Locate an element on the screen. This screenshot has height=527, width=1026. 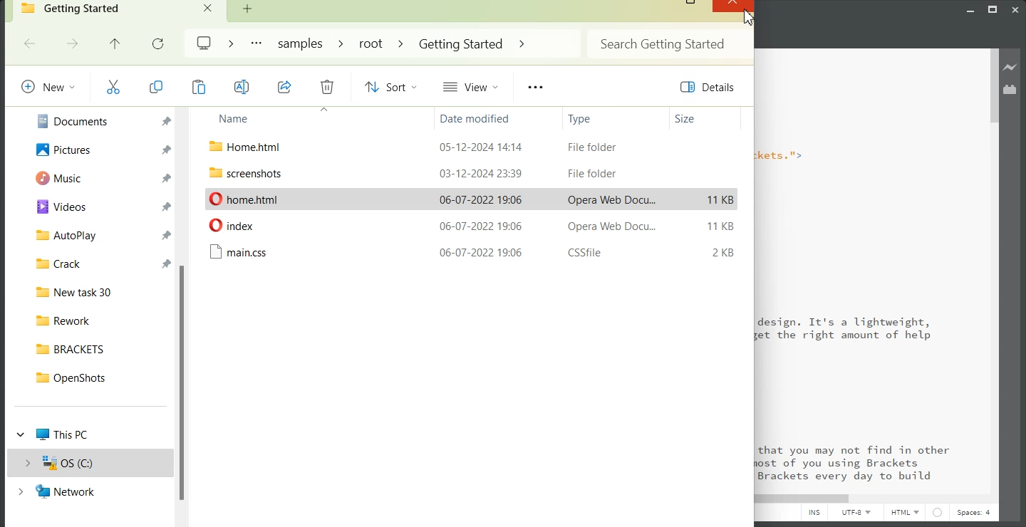
Text 2 is located at coordinates (865, 271).